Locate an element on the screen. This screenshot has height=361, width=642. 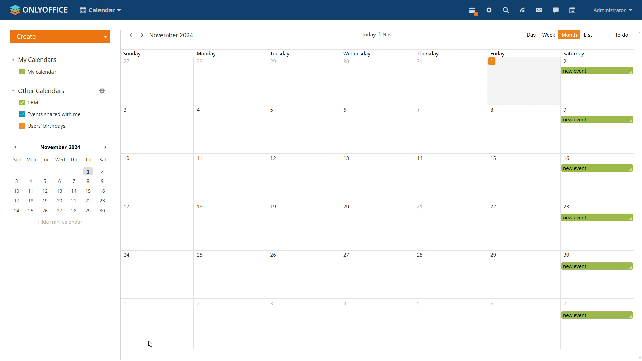
week view is located at coordinates (549, 35).